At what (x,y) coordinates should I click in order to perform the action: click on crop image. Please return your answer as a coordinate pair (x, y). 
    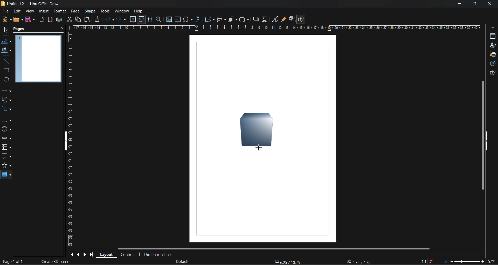
    Looking at the image, I should click on (265, 20).